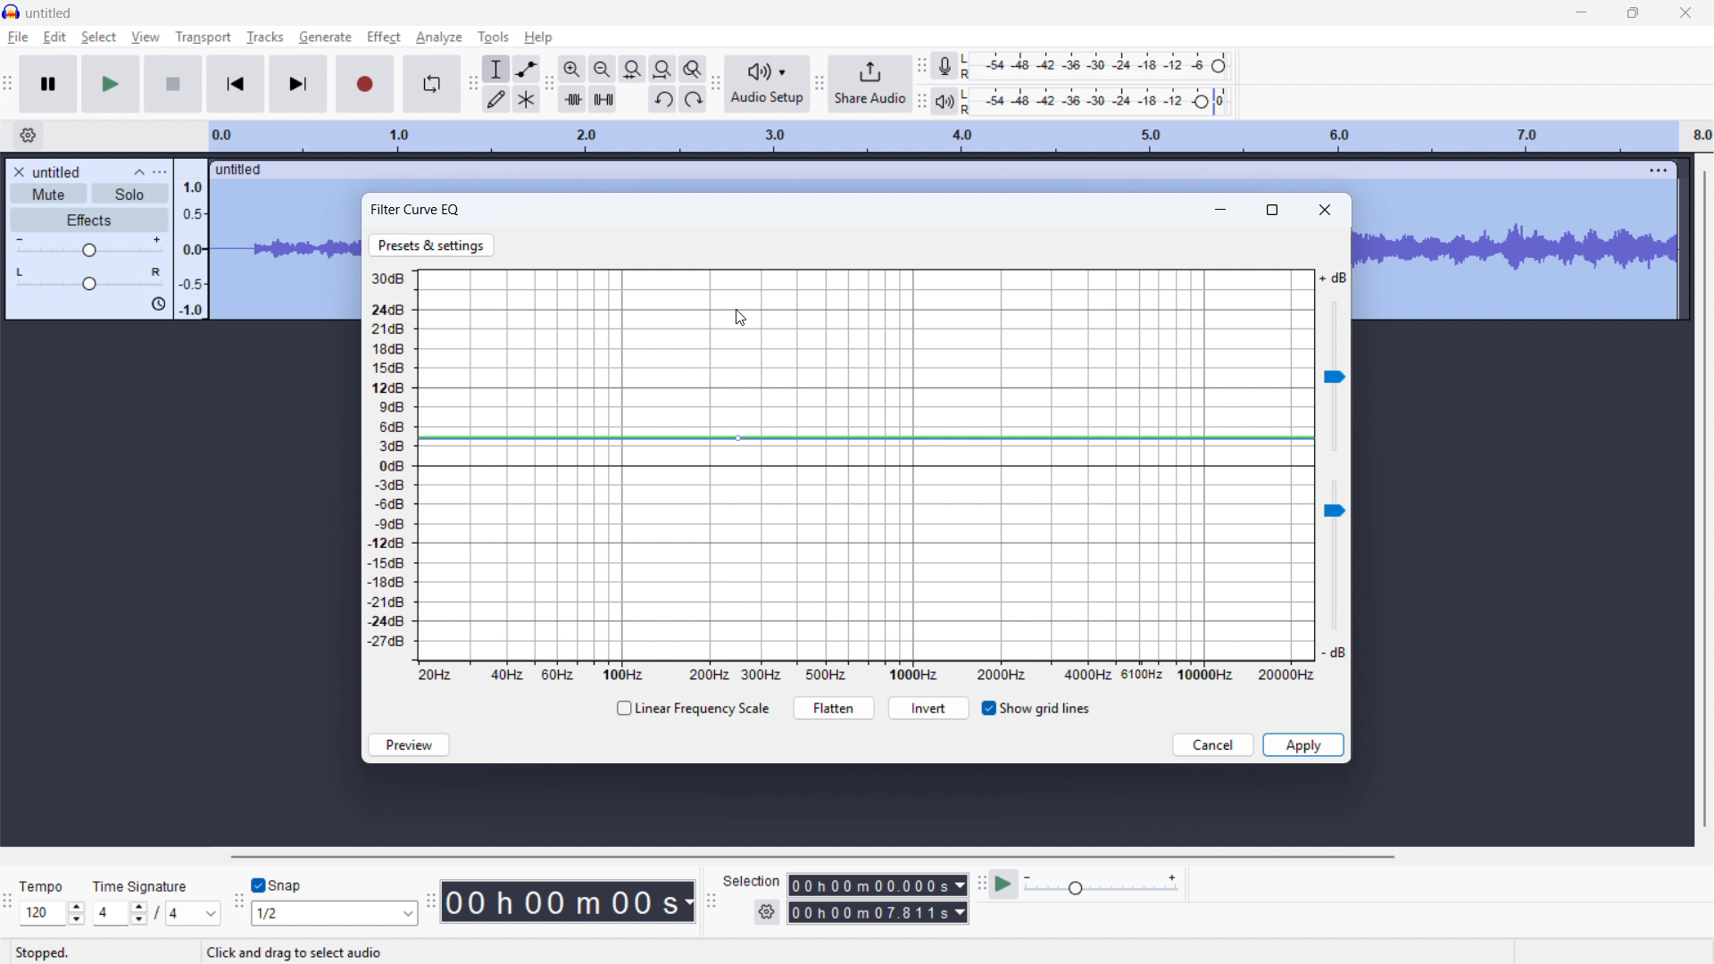 The image size is (1714, 964). What do you see at coordinates (526, 69) in the screenshot?
I see `envelope tool` at bounding box center [526, 69].